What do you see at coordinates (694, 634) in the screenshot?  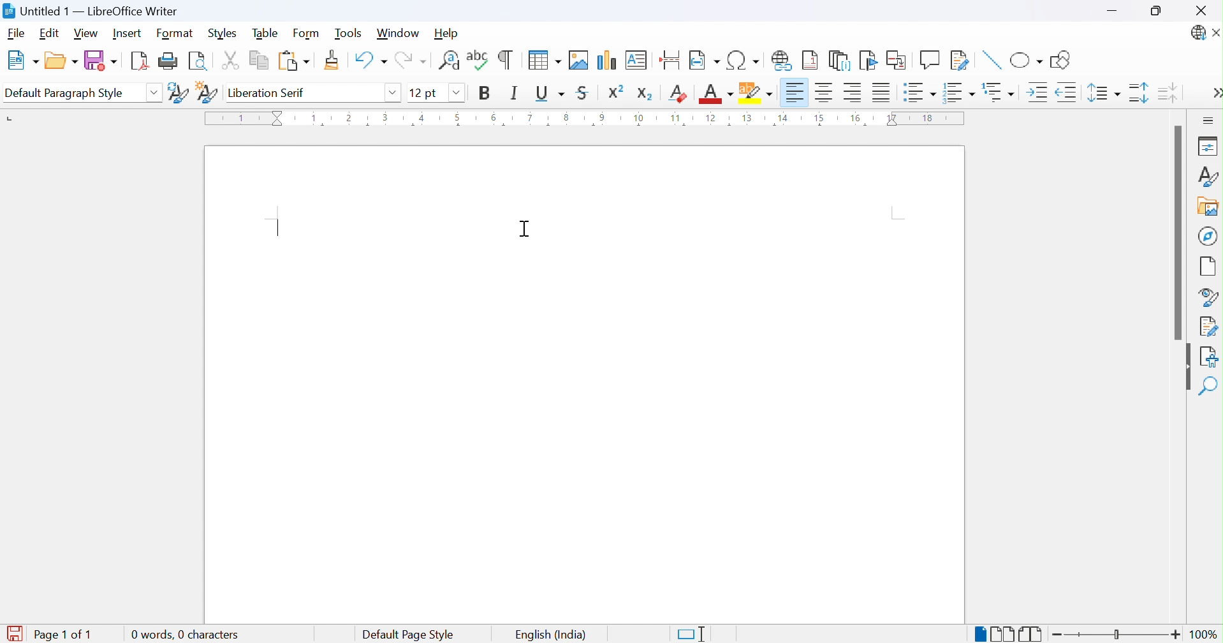 I see `Standard selection. Click to change selection mode.` at bounding box center [694, 634].